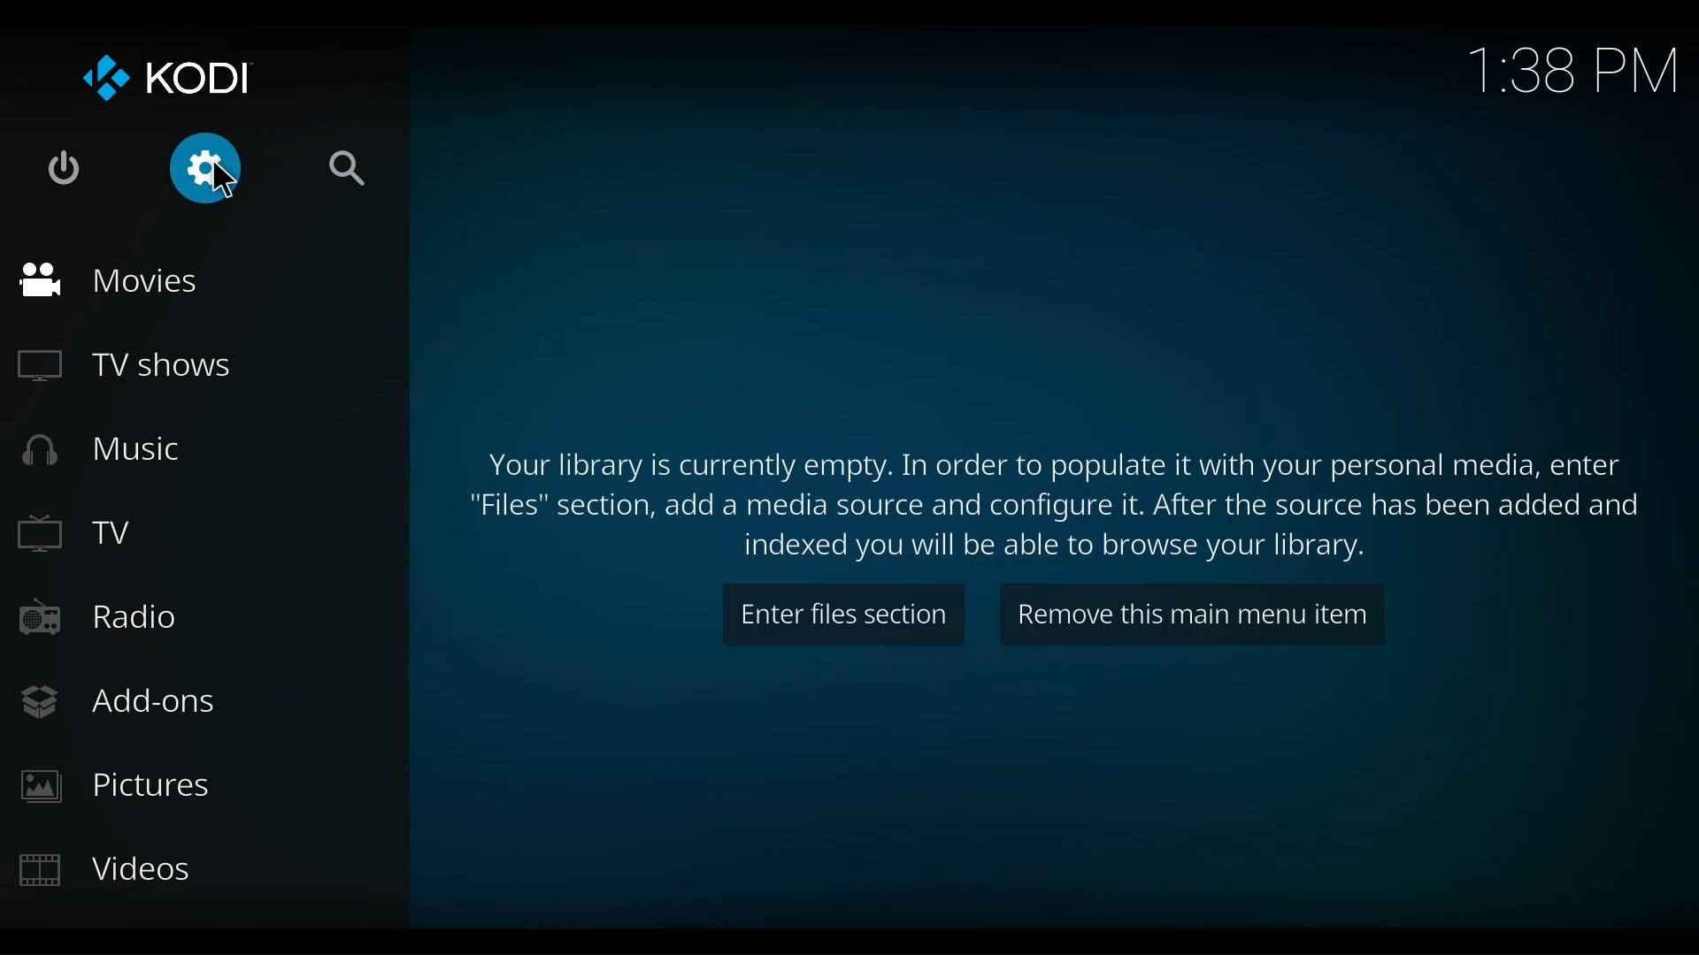 Image resolution: width=1699 pixels, height=955 pixels. What do you see at coordinates (112, 450) in the screenshot?
I see `Music` at bounding box center [112, 450].